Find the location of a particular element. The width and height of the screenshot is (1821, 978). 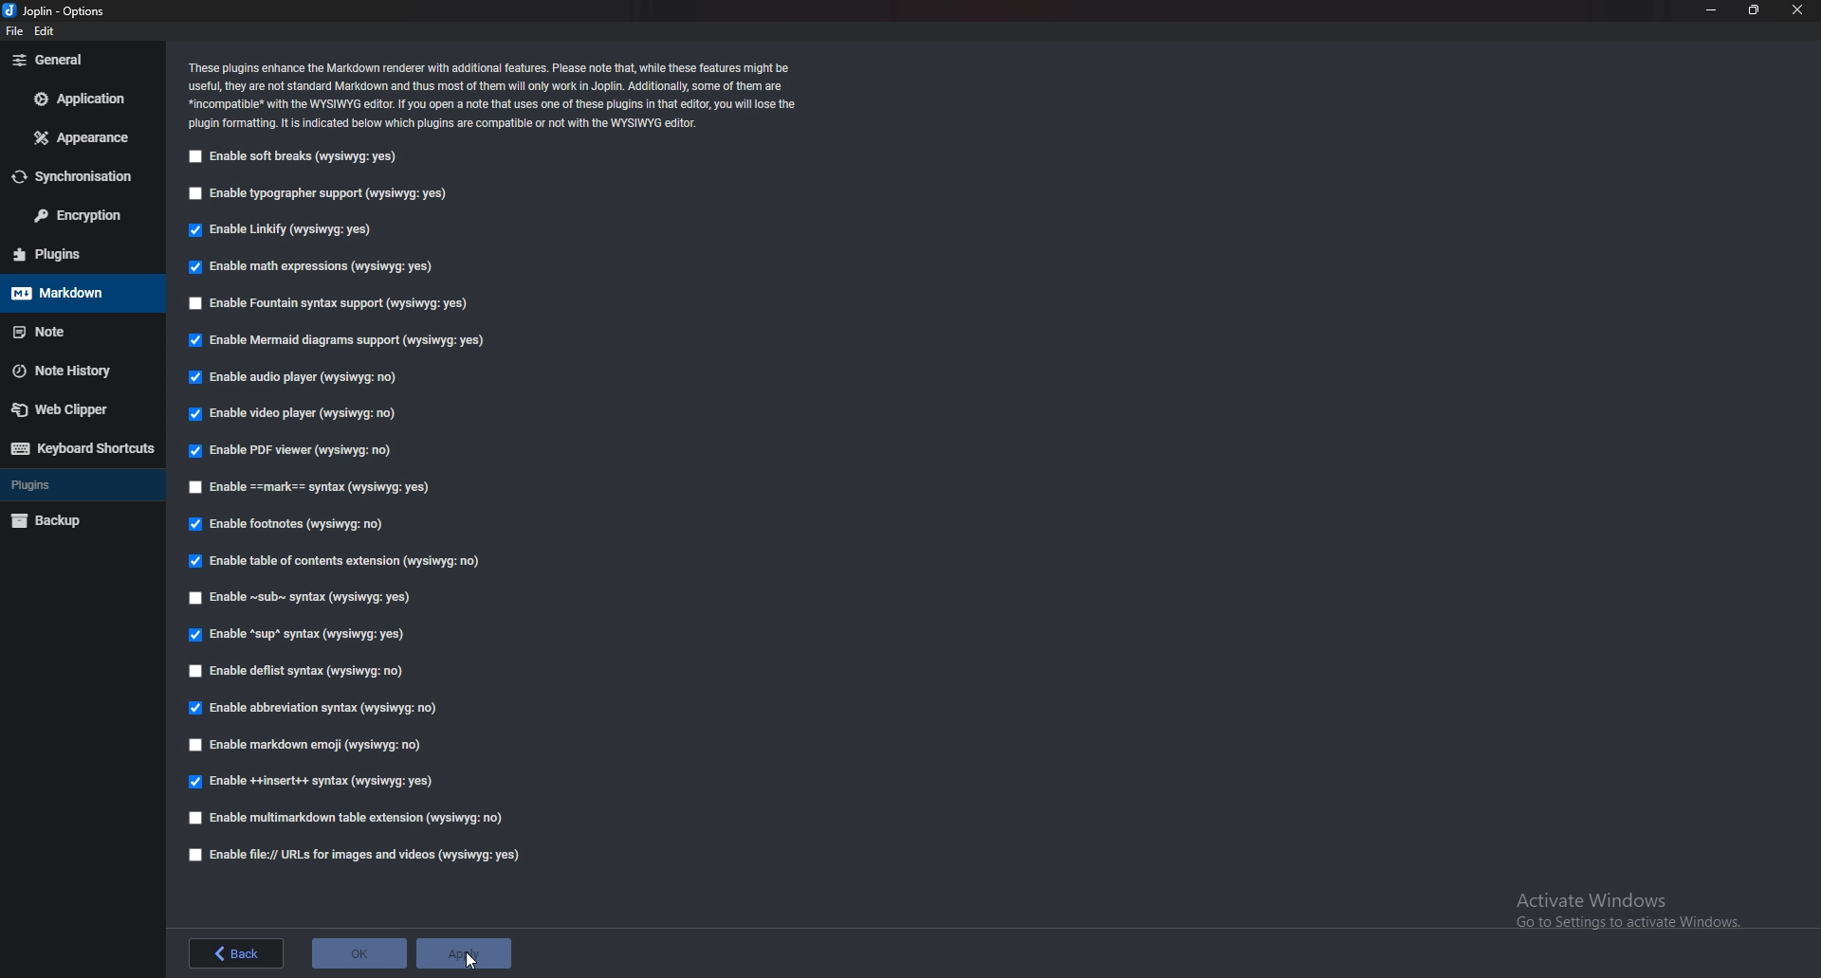

Encryption is located at coordinates (78, 216).